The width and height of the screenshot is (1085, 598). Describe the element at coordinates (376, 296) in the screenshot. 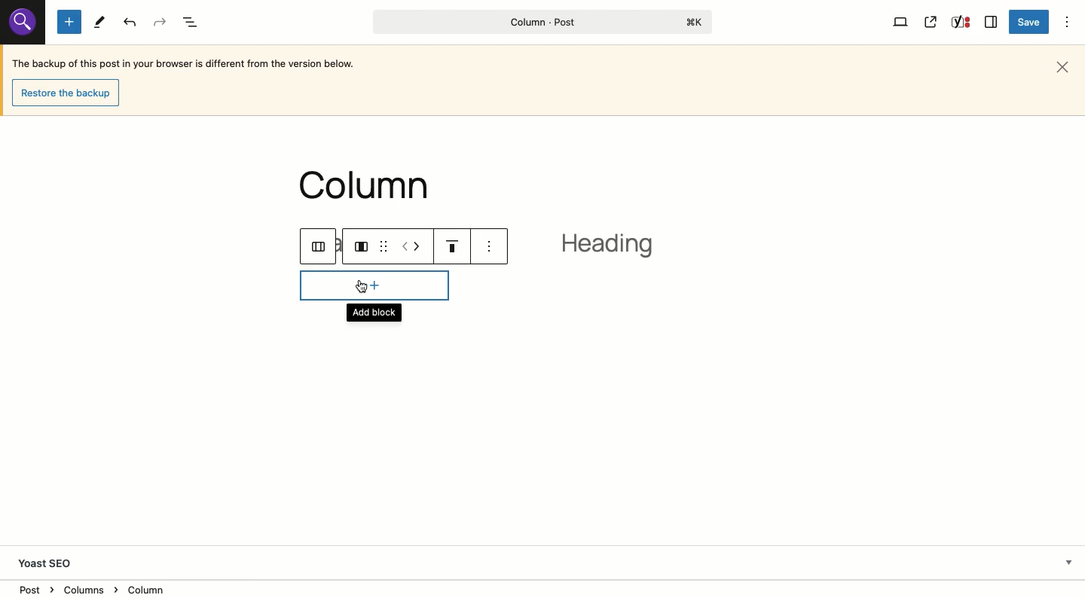

I see `Add block` at that location.